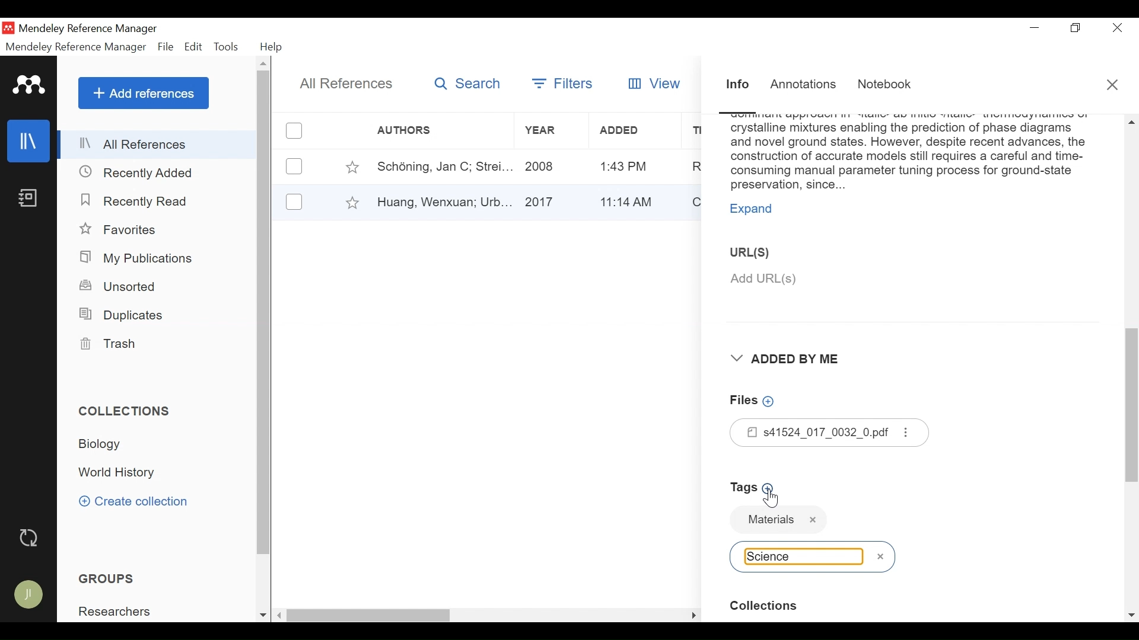 Image resolution: width=1139 pixels, height=640 pixels. I want to click on Trash, so click(106, 344).